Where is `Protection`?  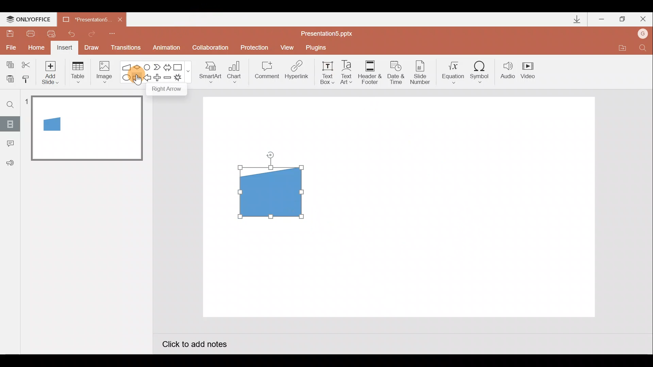
Protection is located at coordinates (256, 47).